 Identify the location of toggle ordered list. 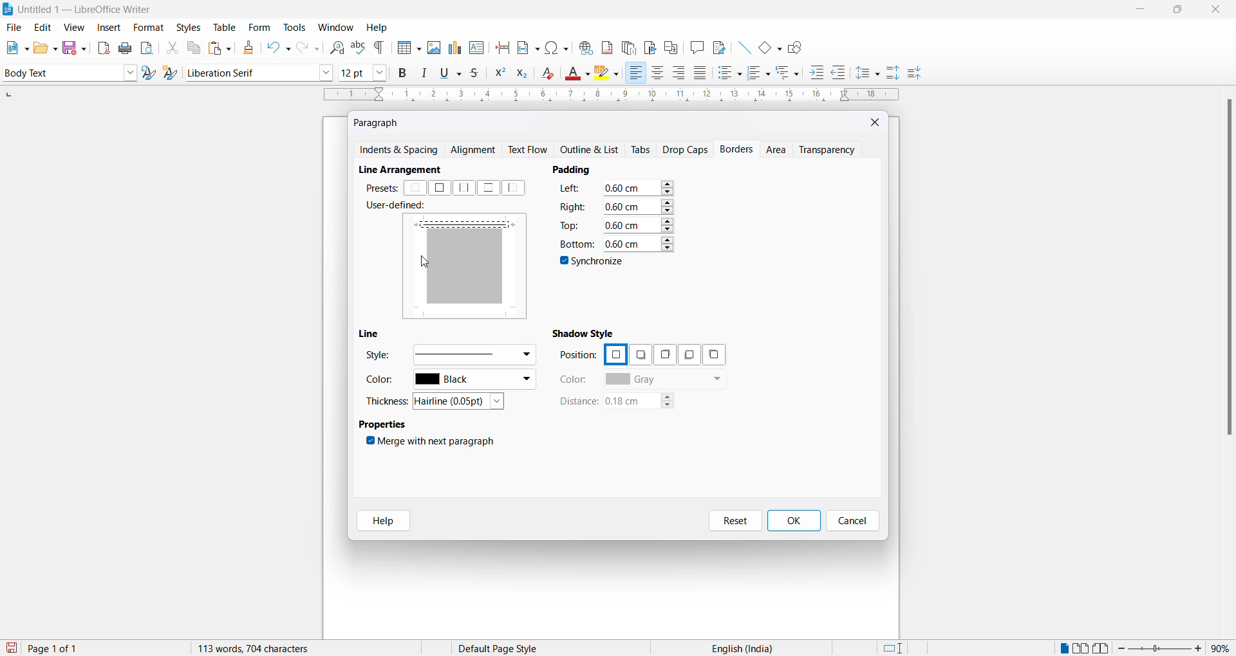
(760, 73).